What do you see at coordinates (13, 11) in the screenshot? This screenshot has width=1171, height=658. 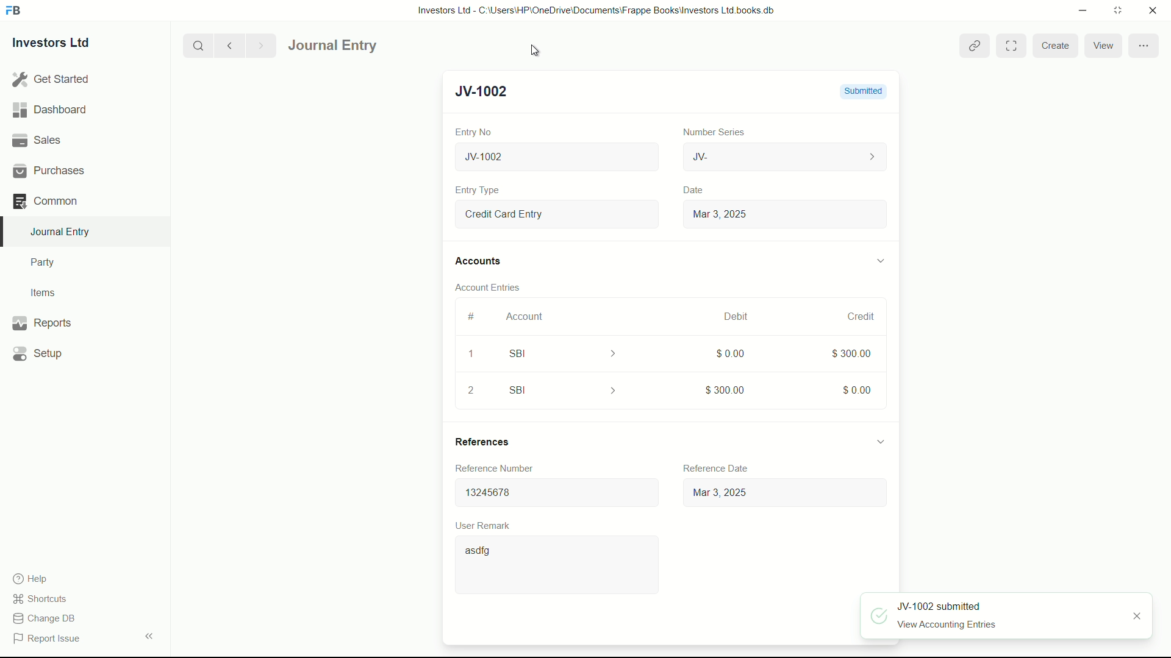 I see `FrappeBooks logo` at bounding box center [13, 11].